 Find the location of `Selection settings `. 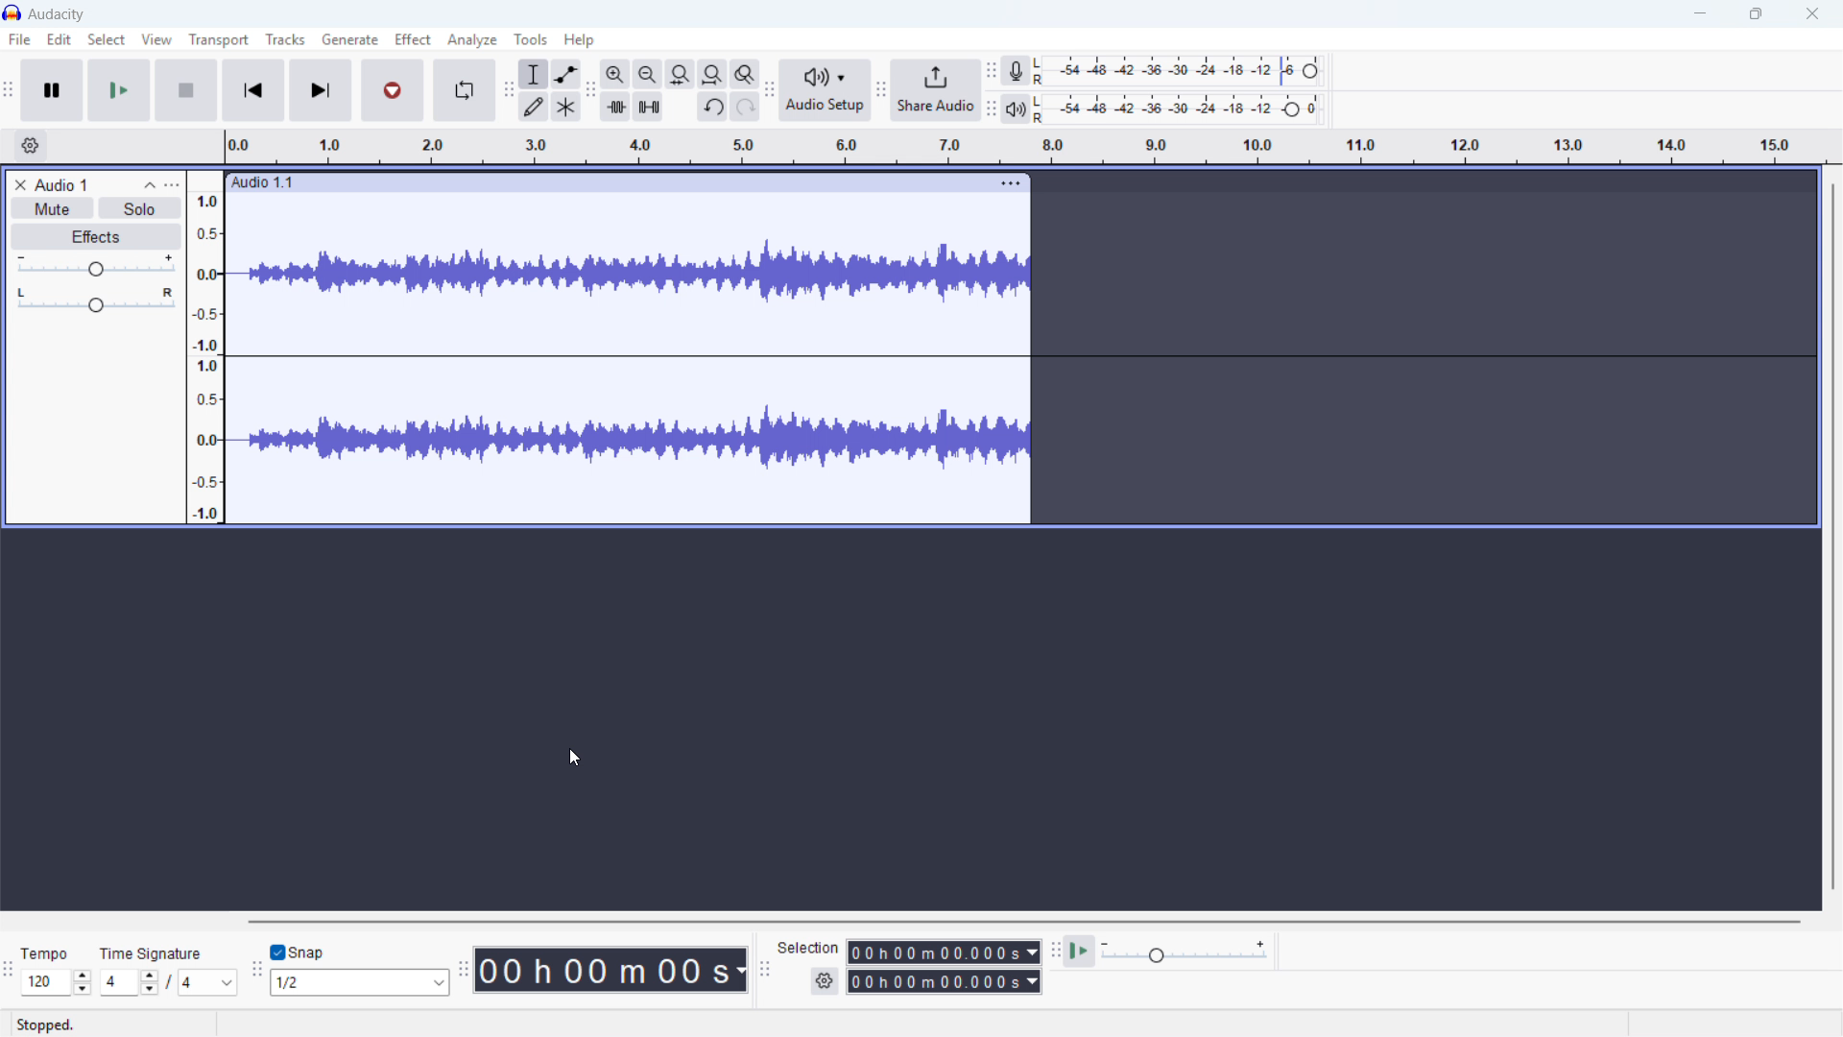

Selection settings  is located at coordinates (825, 980).